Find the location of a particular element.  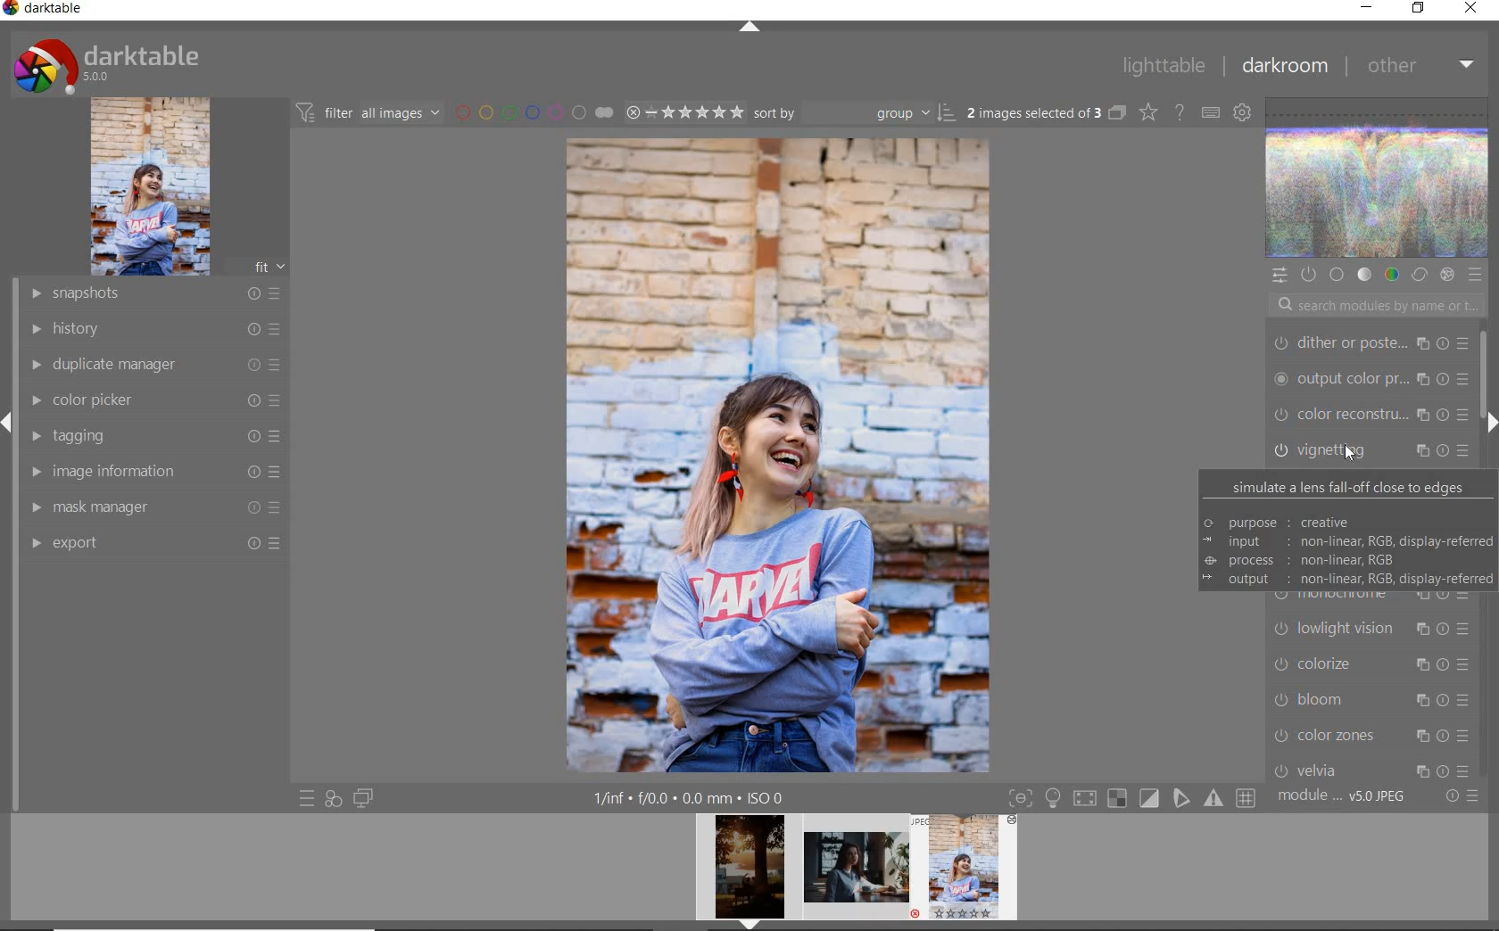

expand/collapse is located at coordinates (749, 29).